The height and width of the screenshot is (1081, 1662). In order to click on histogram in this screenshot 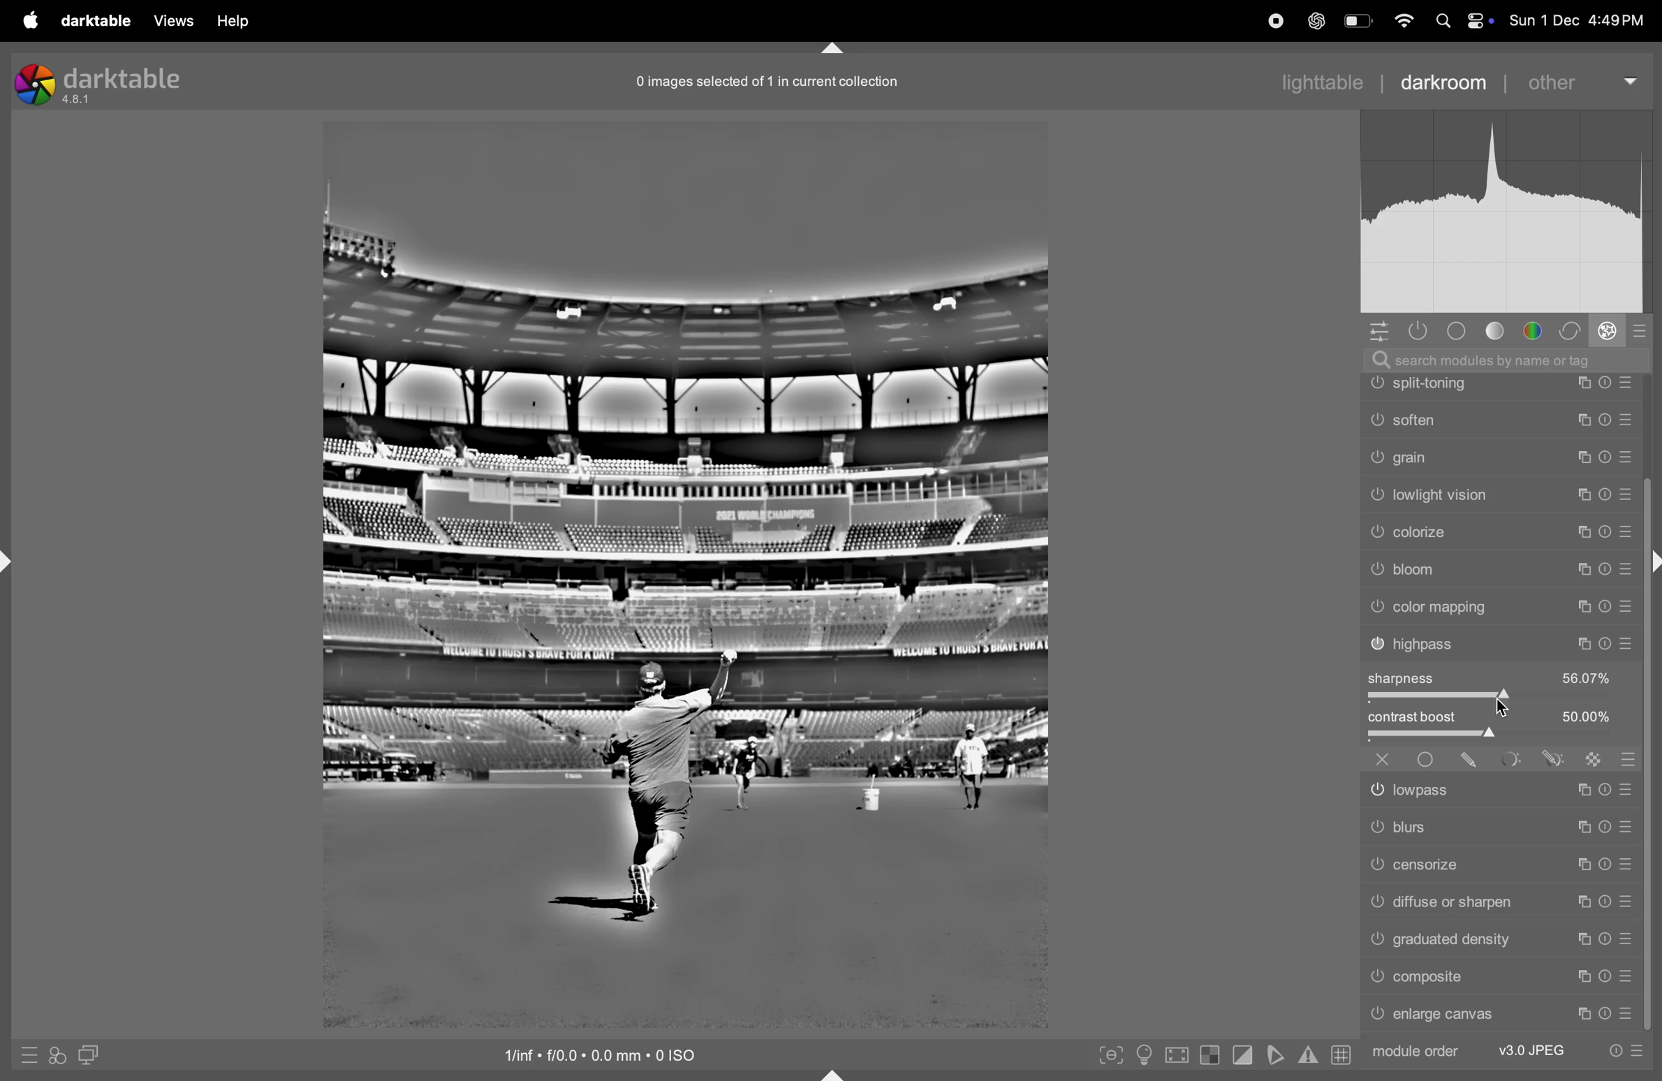, I will do `click(1513, 217)`.